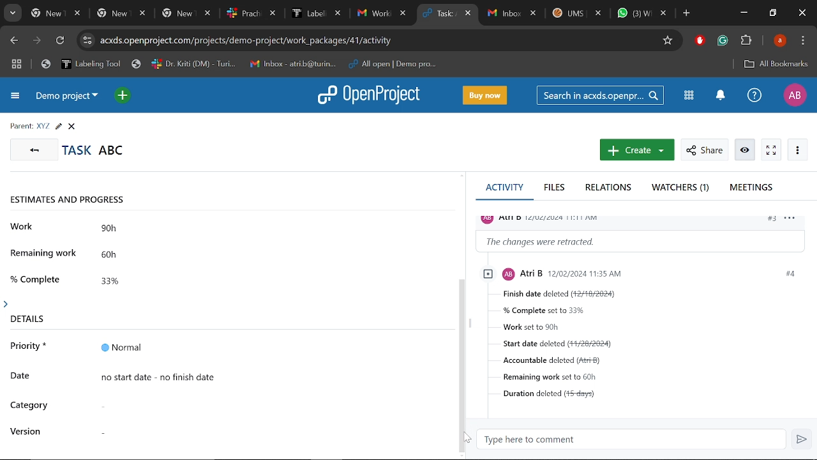 The width and height of the screenshot is (817, 460). What do you see at coordinates (636, 150) in the screenshot?
I see `New work package` at bounding box center [636, 150].